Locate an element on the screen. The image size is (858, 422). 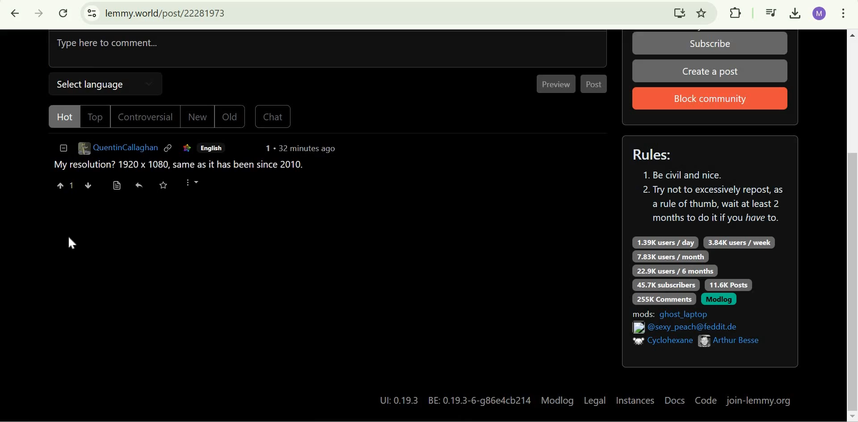
View site information is located at coordinates (92, 13).